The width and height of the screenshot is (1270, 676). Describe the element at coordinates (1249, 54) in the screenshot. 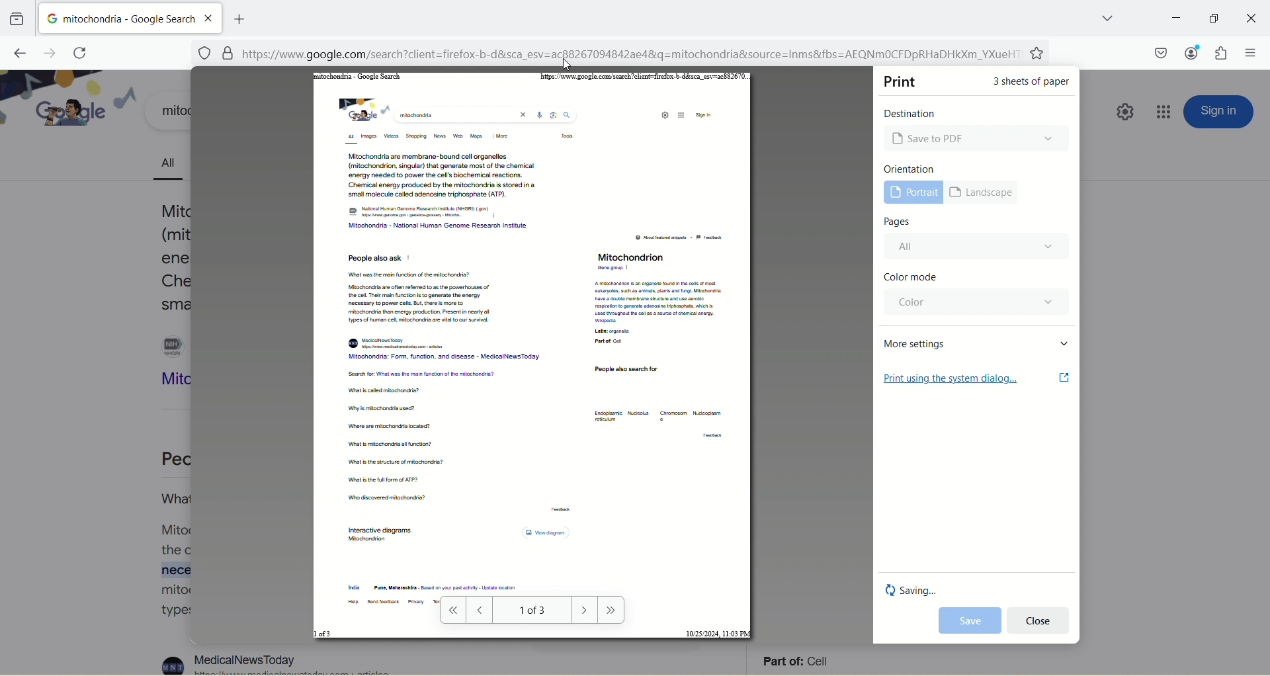

I see `open application menu` at that location.